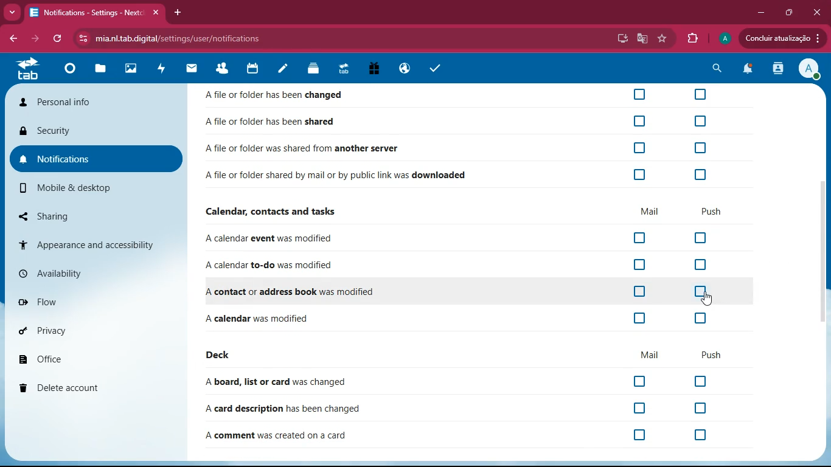 The width and height of the screenshot is (831, 467). Describe the element at coordinates (176, 12) in the screenshot. I see `add tab` at that location.